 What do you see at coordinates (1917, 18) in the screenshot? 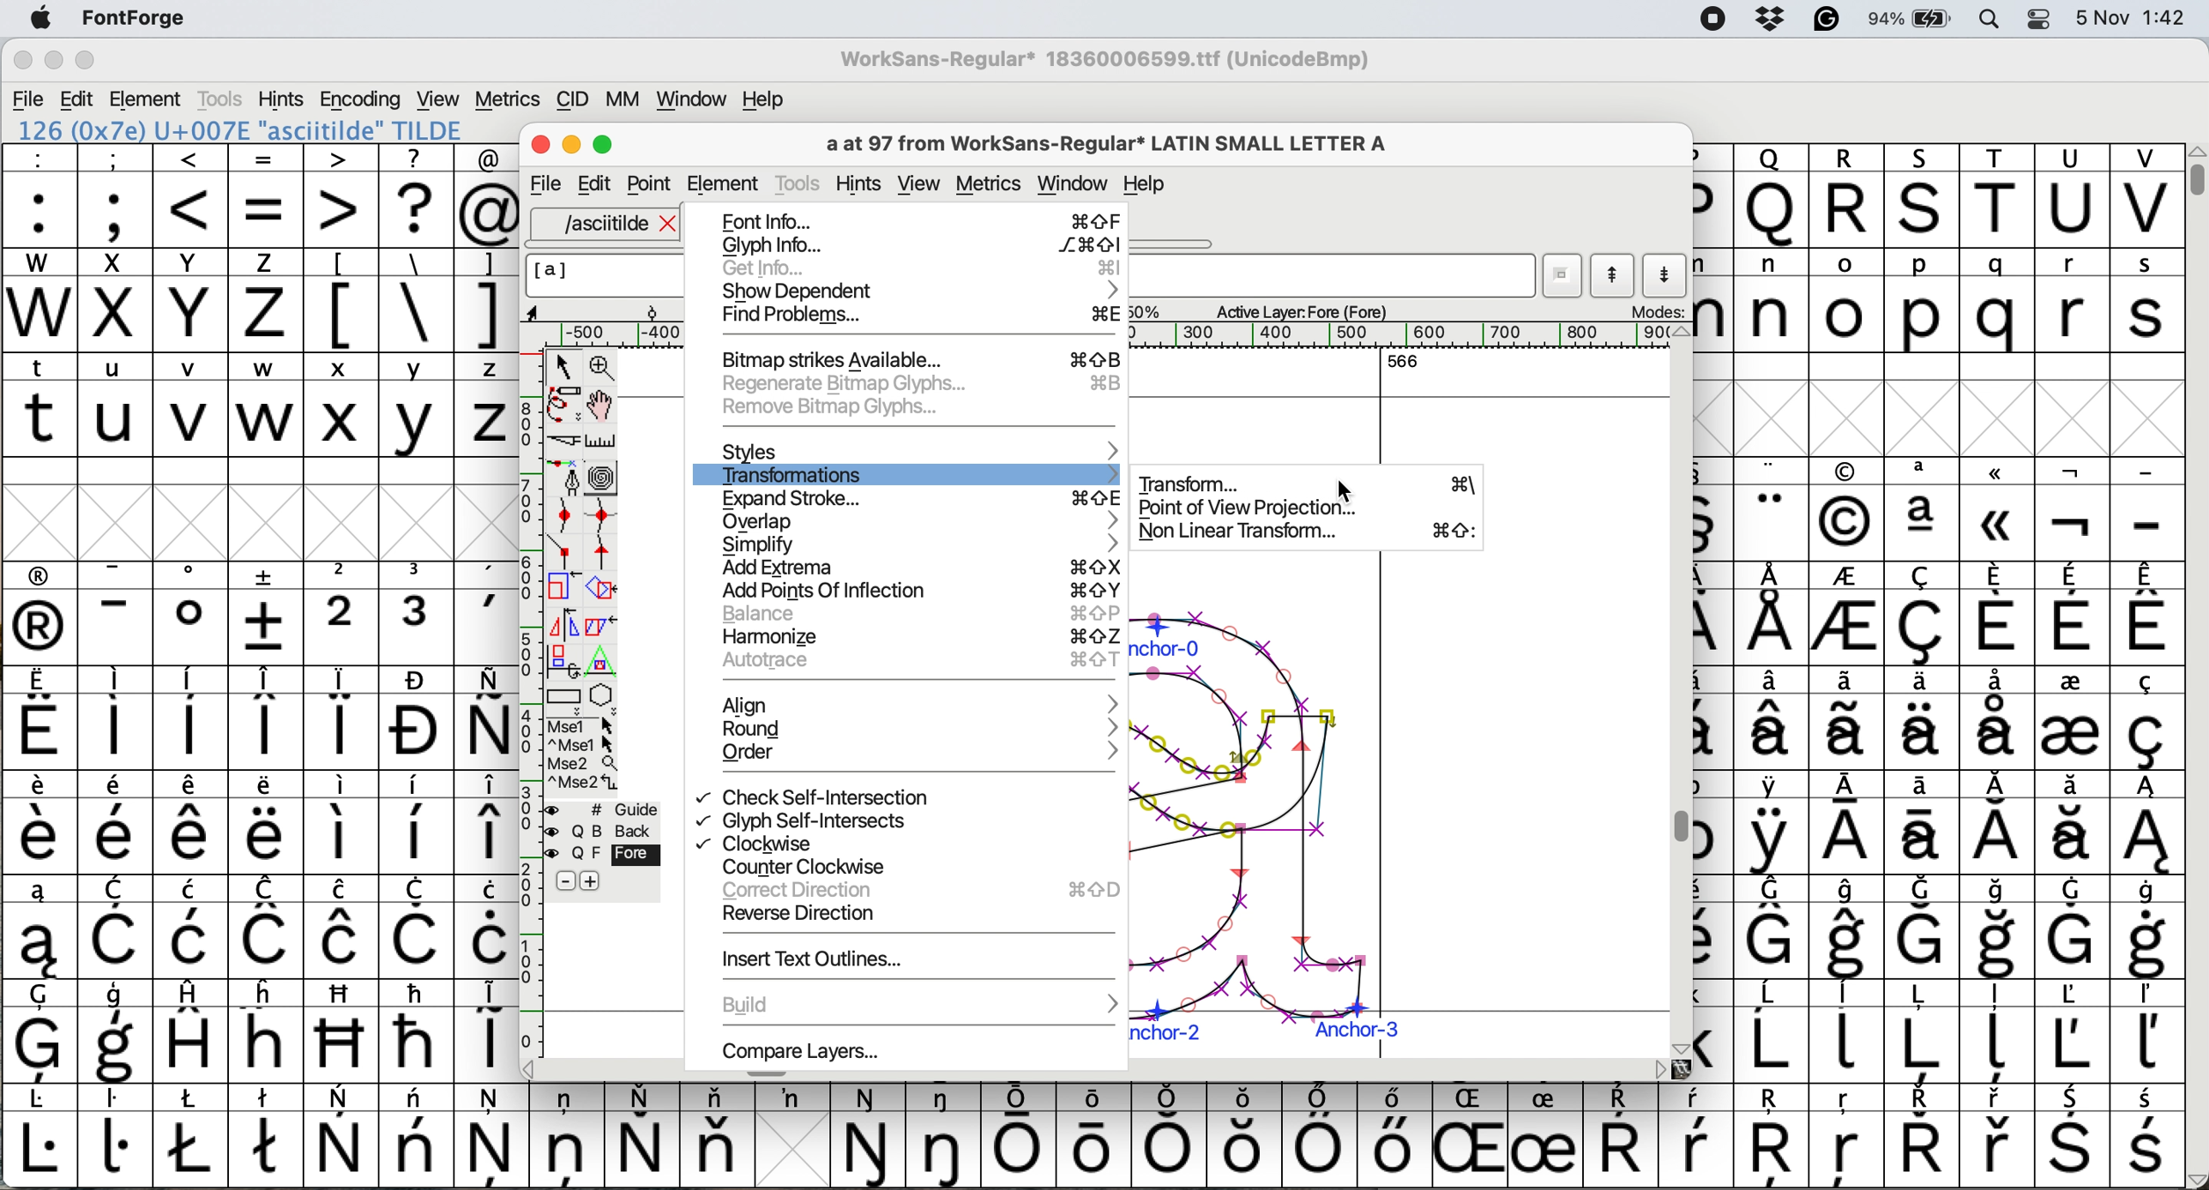
I see `battery` at bounding box center [1917, 18].